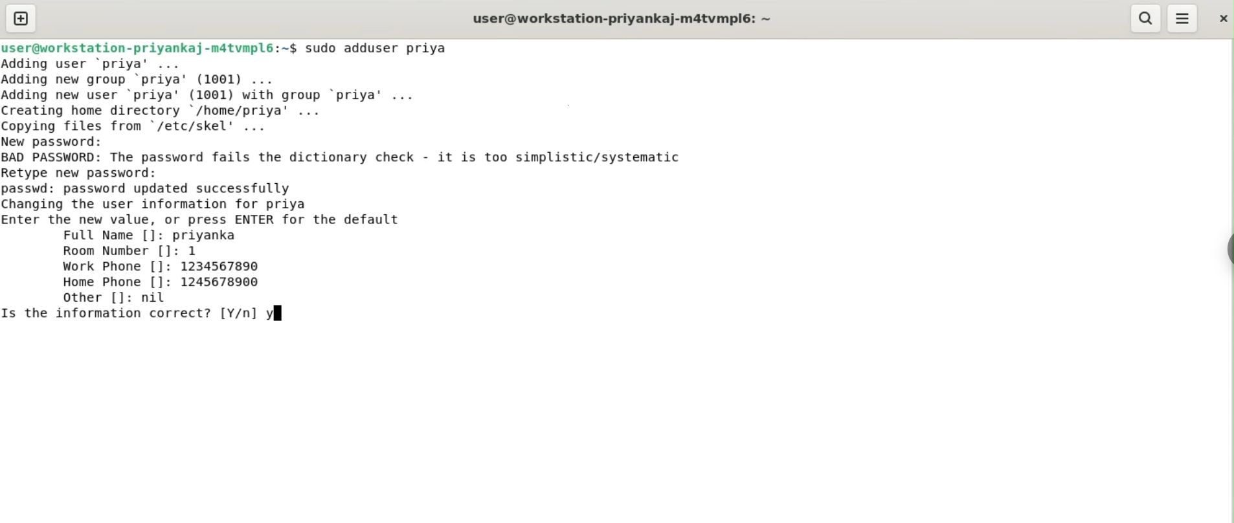 Image resolution: width=1234 pixels, height=523 pixels. Describe the element at coordinates (110, 236) in the screenshot. I see `full name []:` at that location.